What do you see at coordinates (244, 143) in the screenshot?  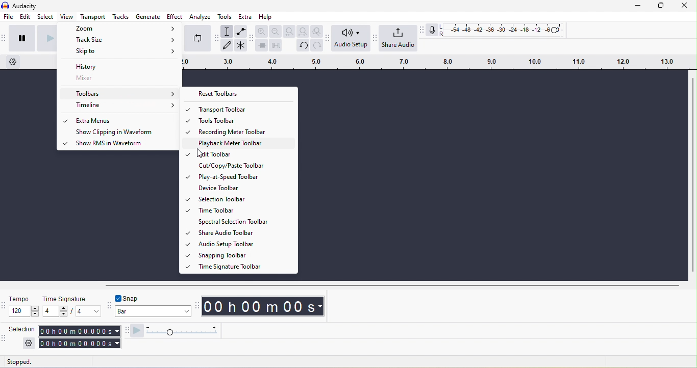 I see `Playback metre toolbar` at bounding box center [244, 143].